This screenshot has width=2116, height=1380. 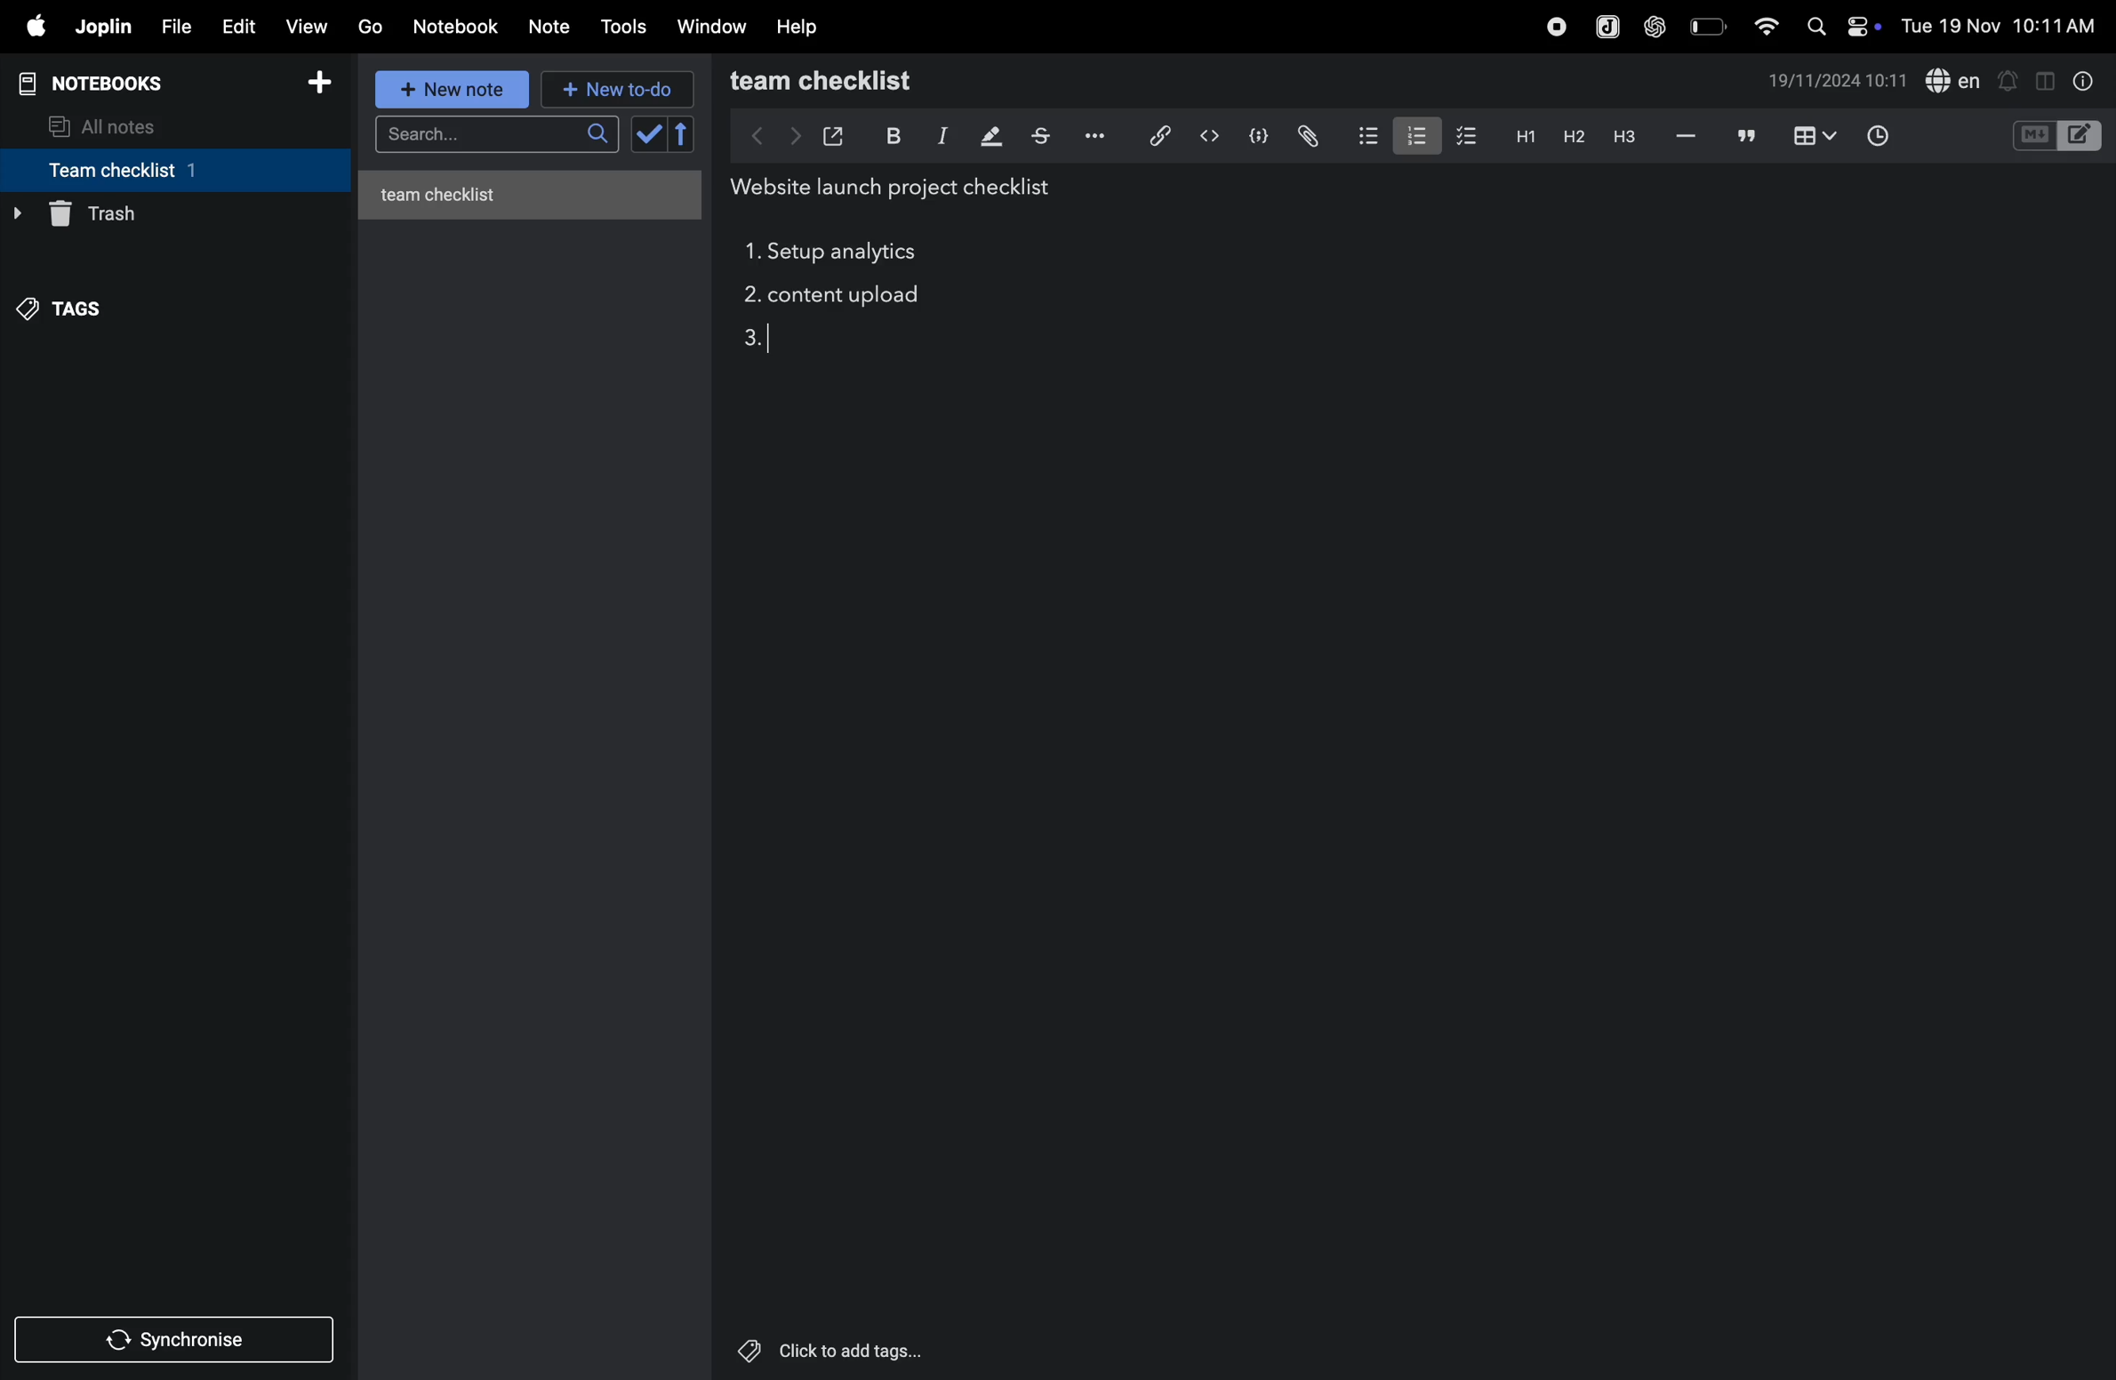 I want to click on task 2, so click(x=748, y=298).